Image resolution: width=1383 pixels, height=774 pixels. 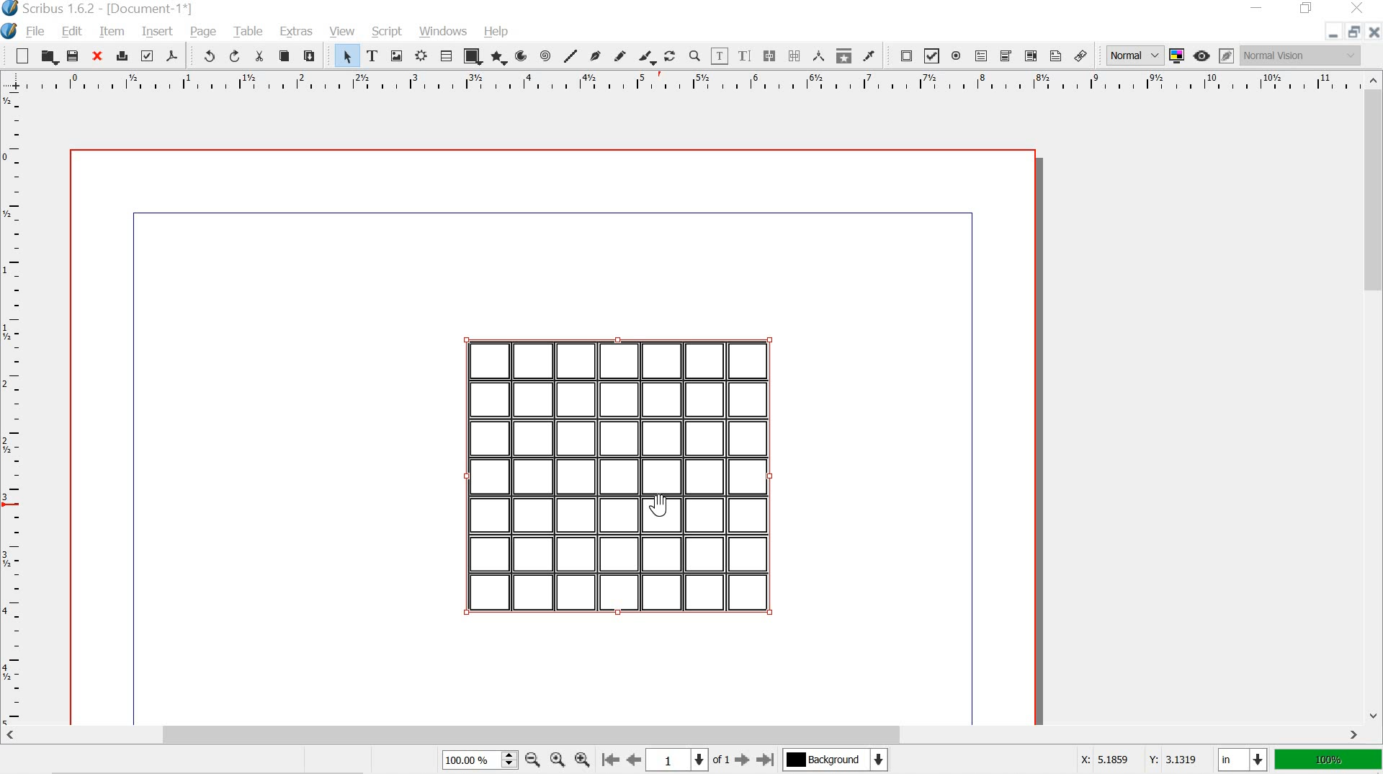 What do you see at coordinates (955, 56) in the screenshot?
I see `pdf radio button` at bounding box center [955, 56].